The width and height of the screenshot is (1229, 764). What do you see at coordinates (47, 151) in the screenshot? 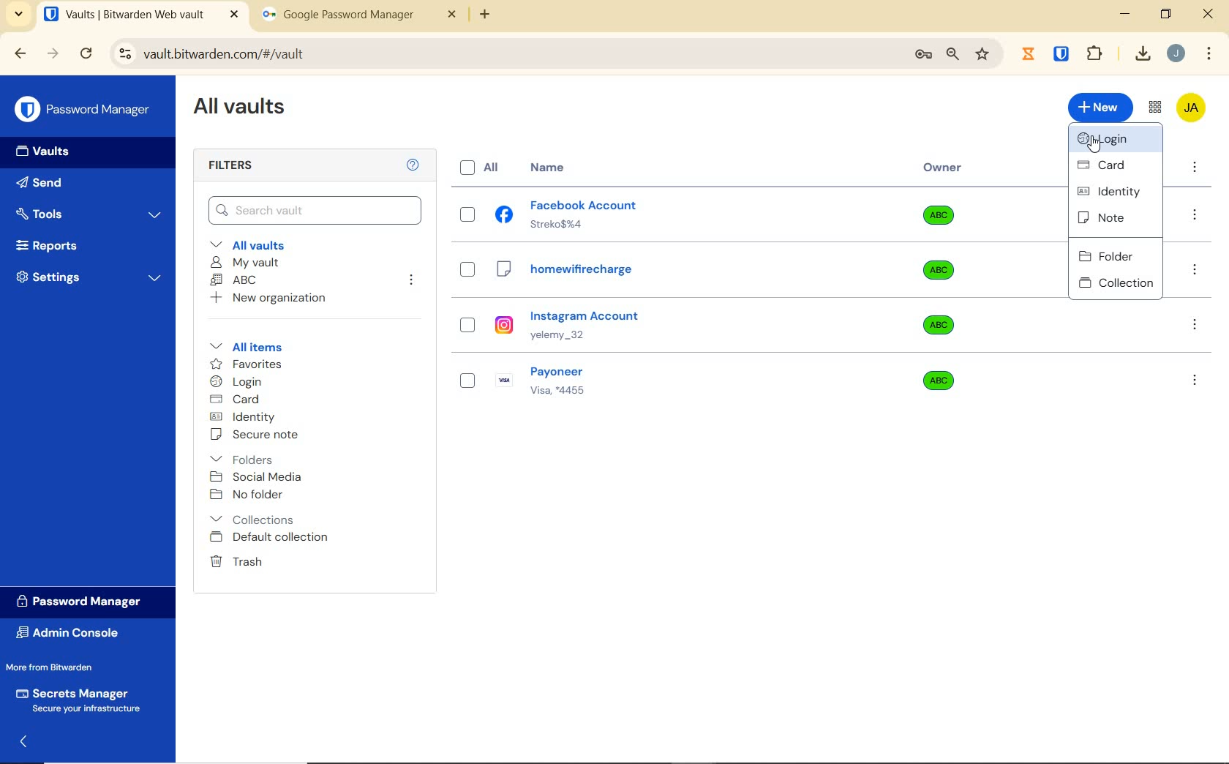
I see `Vaults` at bounding box center [47, 151].